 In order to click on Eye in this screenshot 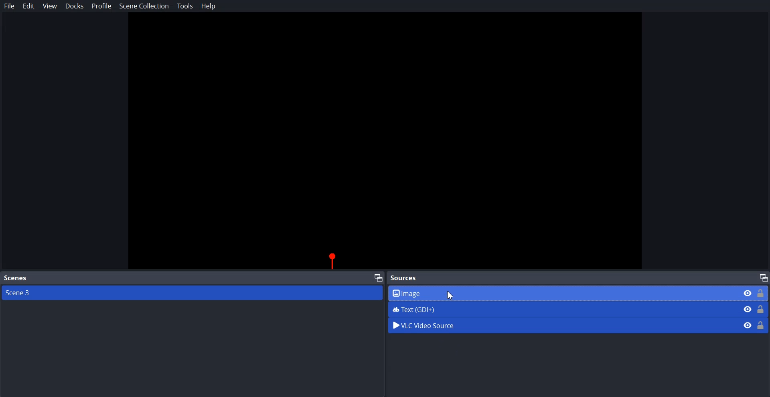, I will do `click(748, 325)`.